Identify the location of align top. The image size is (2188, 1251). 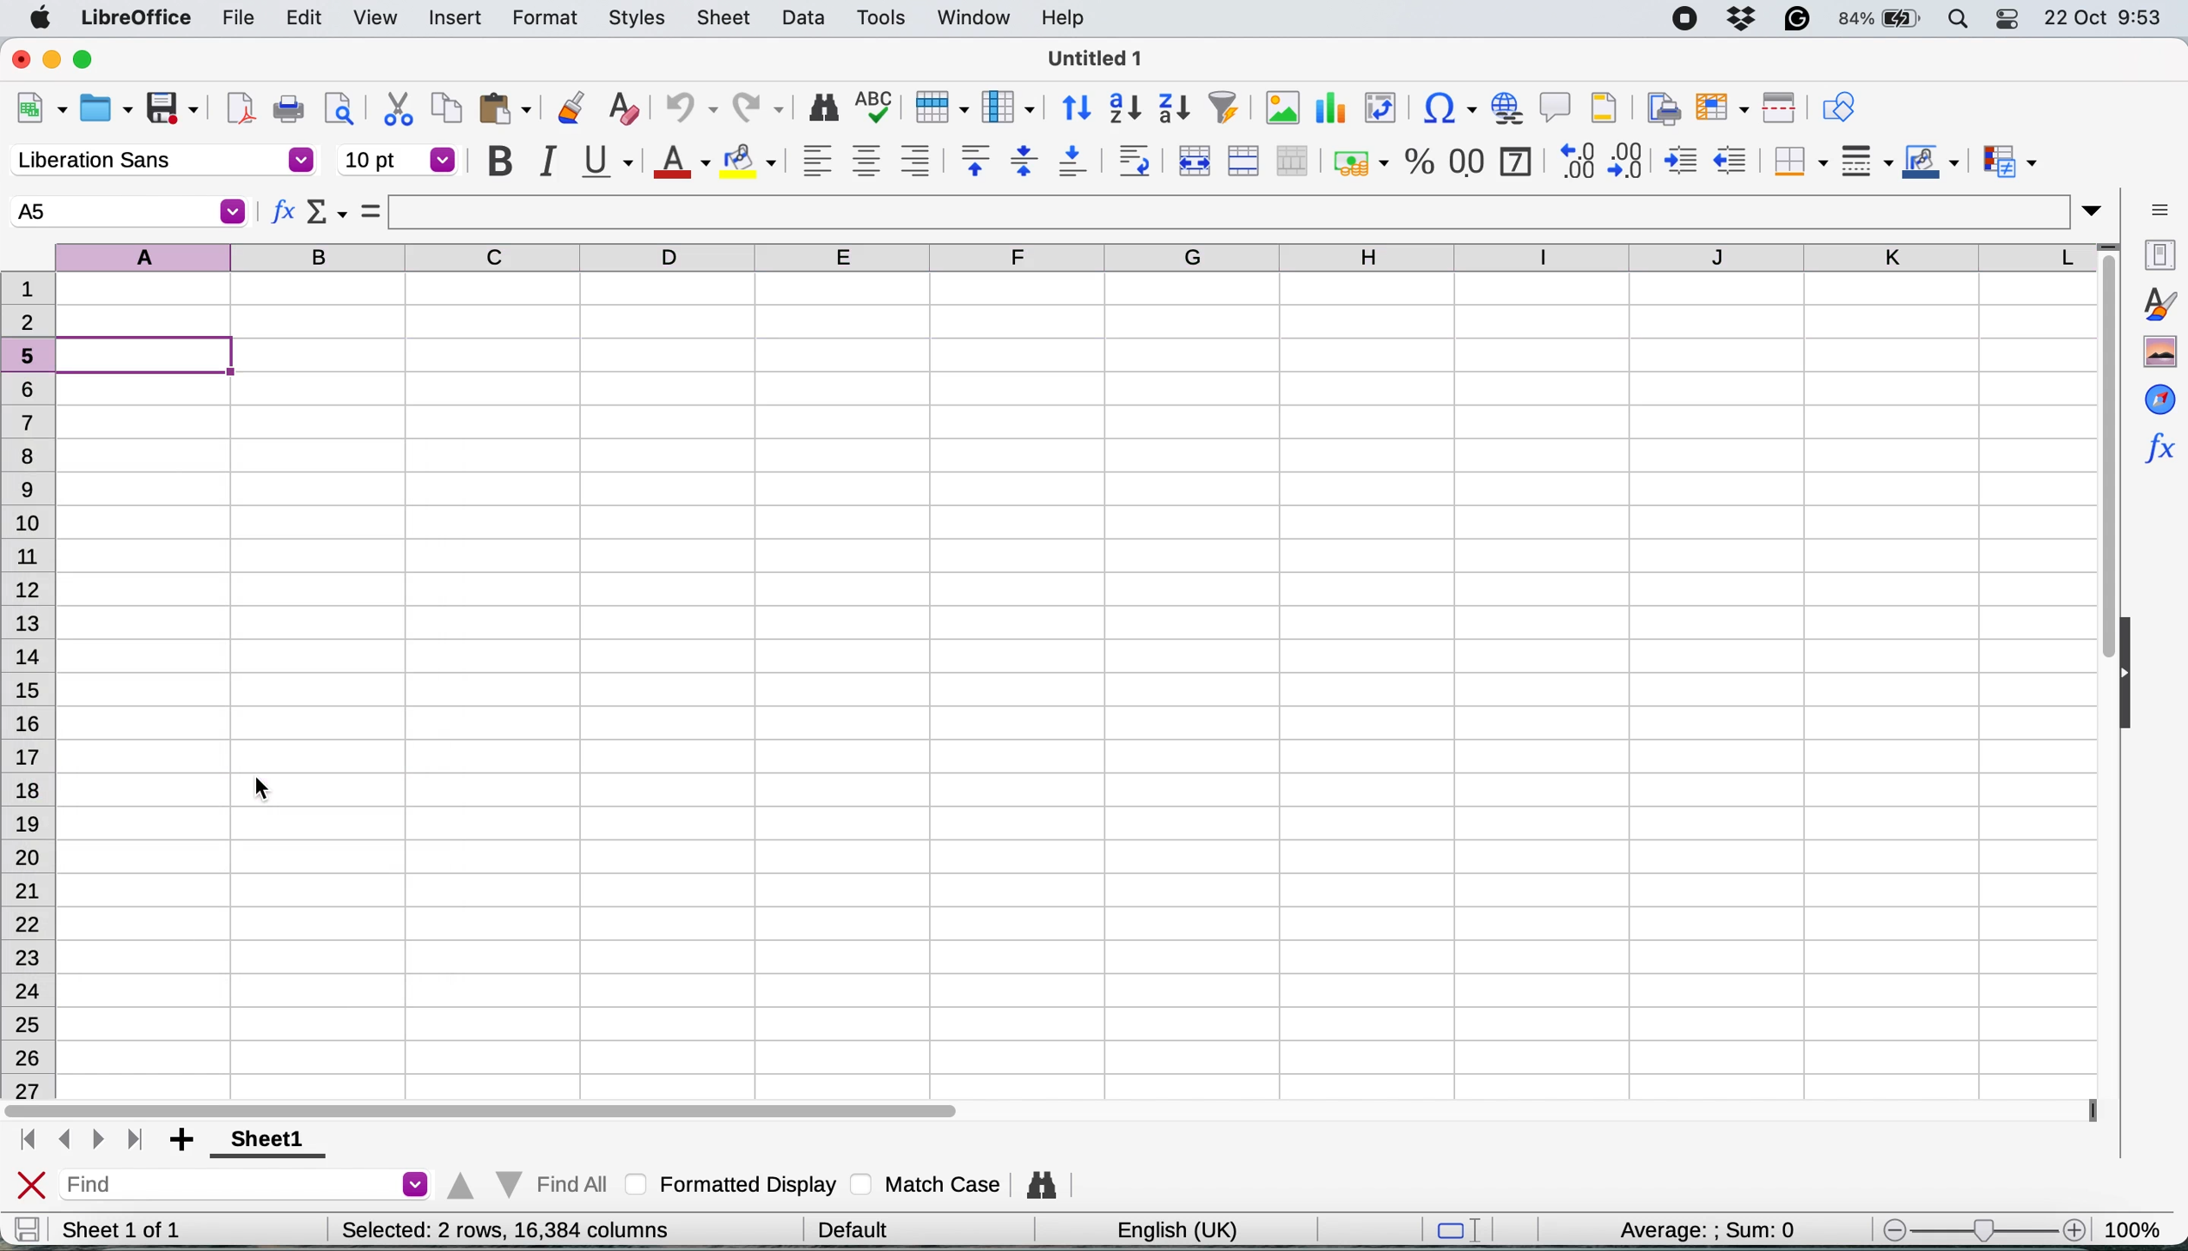
(975, 160).